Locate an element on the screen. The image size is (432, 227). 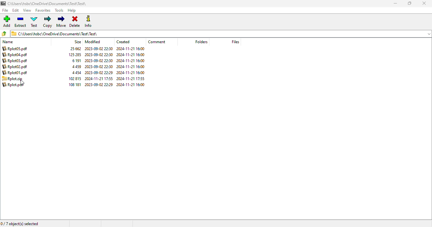
102815 is located at coordinates (76, 79).